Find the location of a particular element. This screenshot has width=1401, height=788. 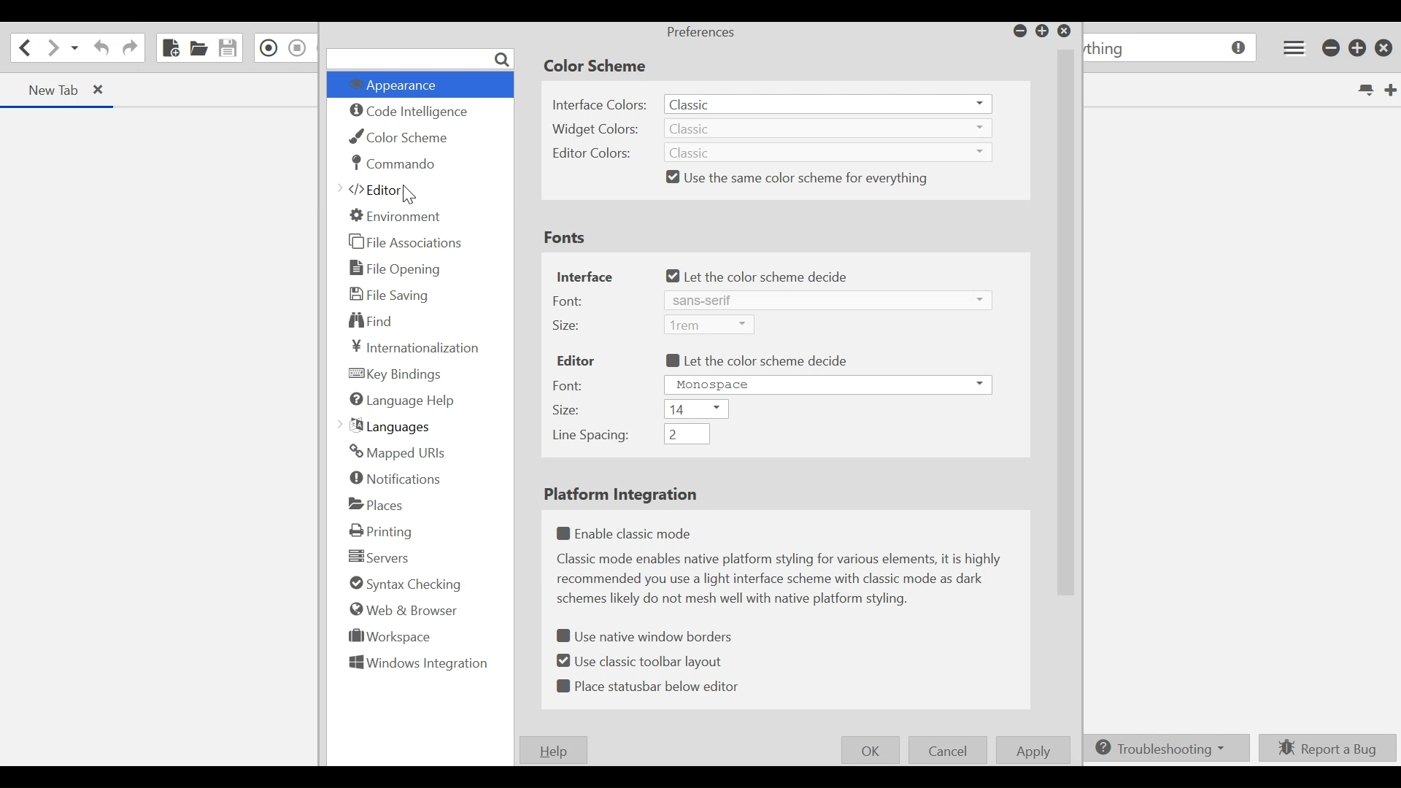

Windows Integration is located at coordinates (417, 665).